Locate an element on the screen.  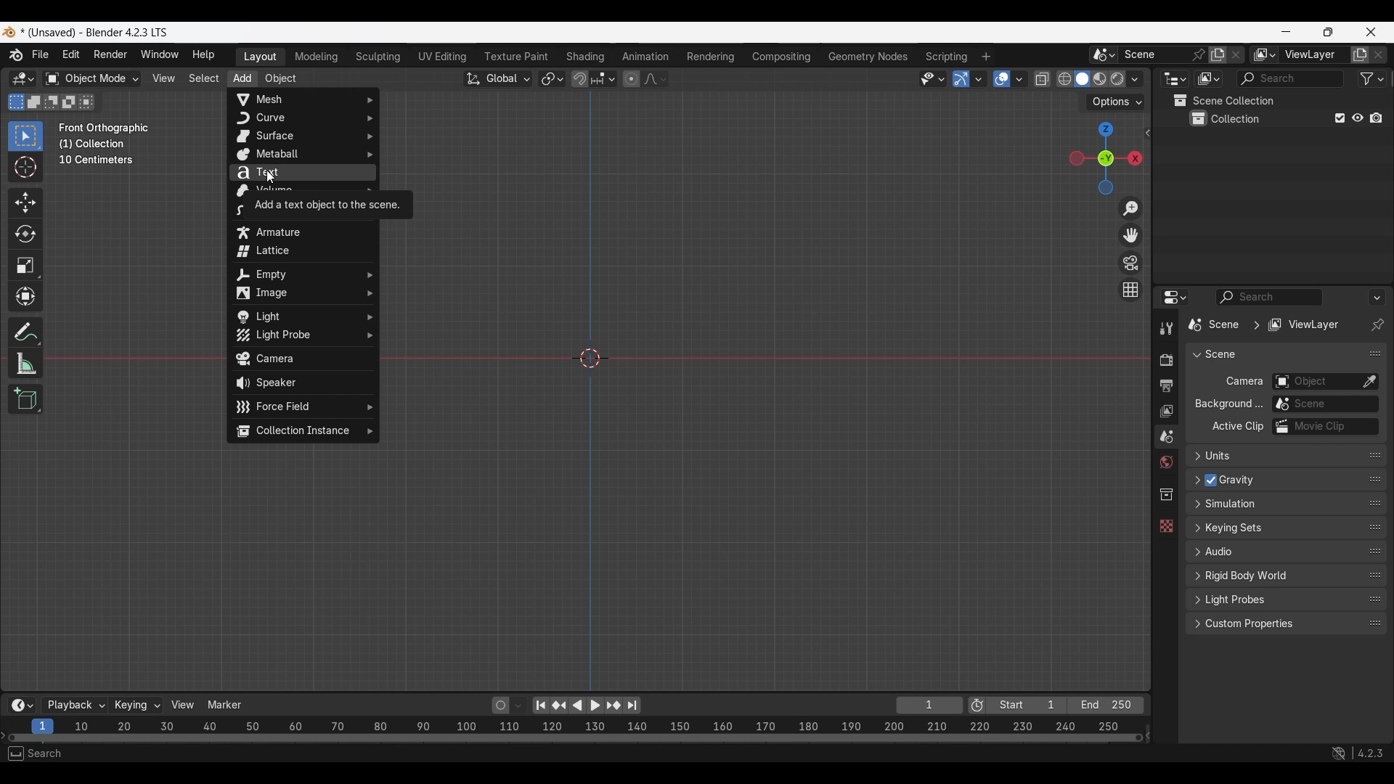
View layer is located at coordinates (1165, 412).